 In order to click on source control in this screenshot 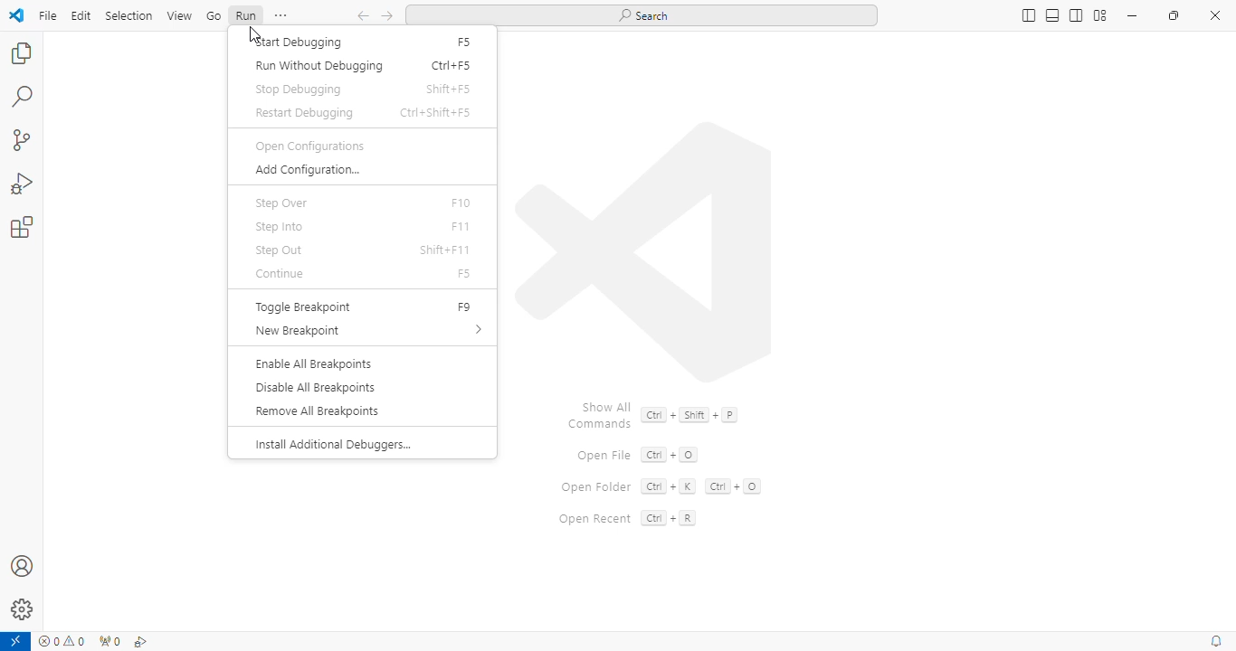, I will do `click(22, 141)`.